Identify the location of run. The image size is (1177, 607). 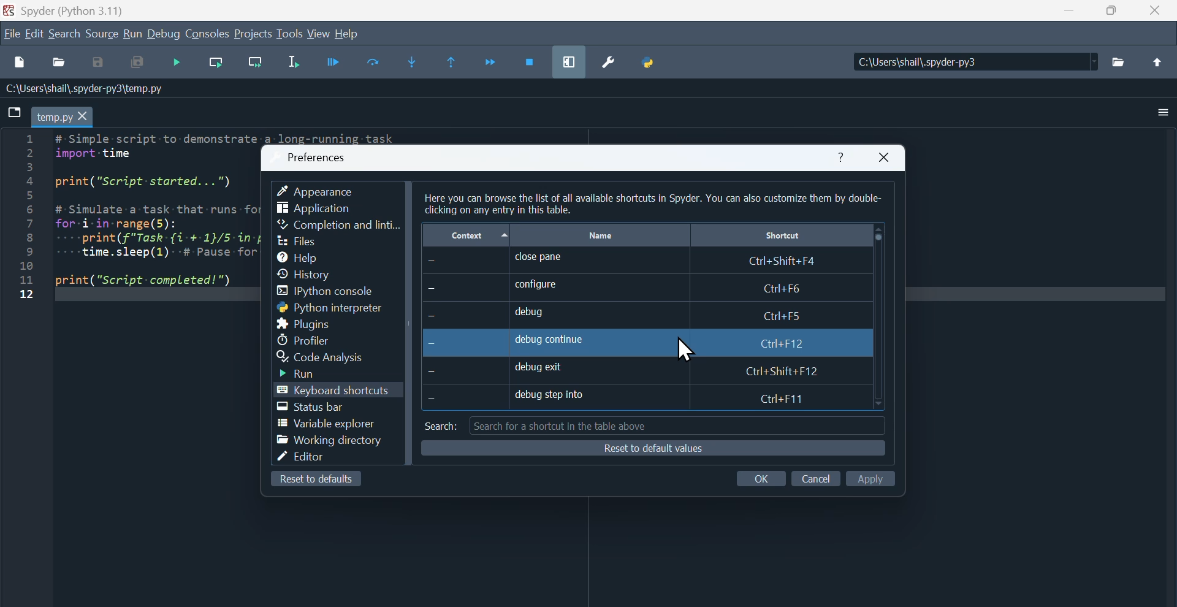
(132, 32).